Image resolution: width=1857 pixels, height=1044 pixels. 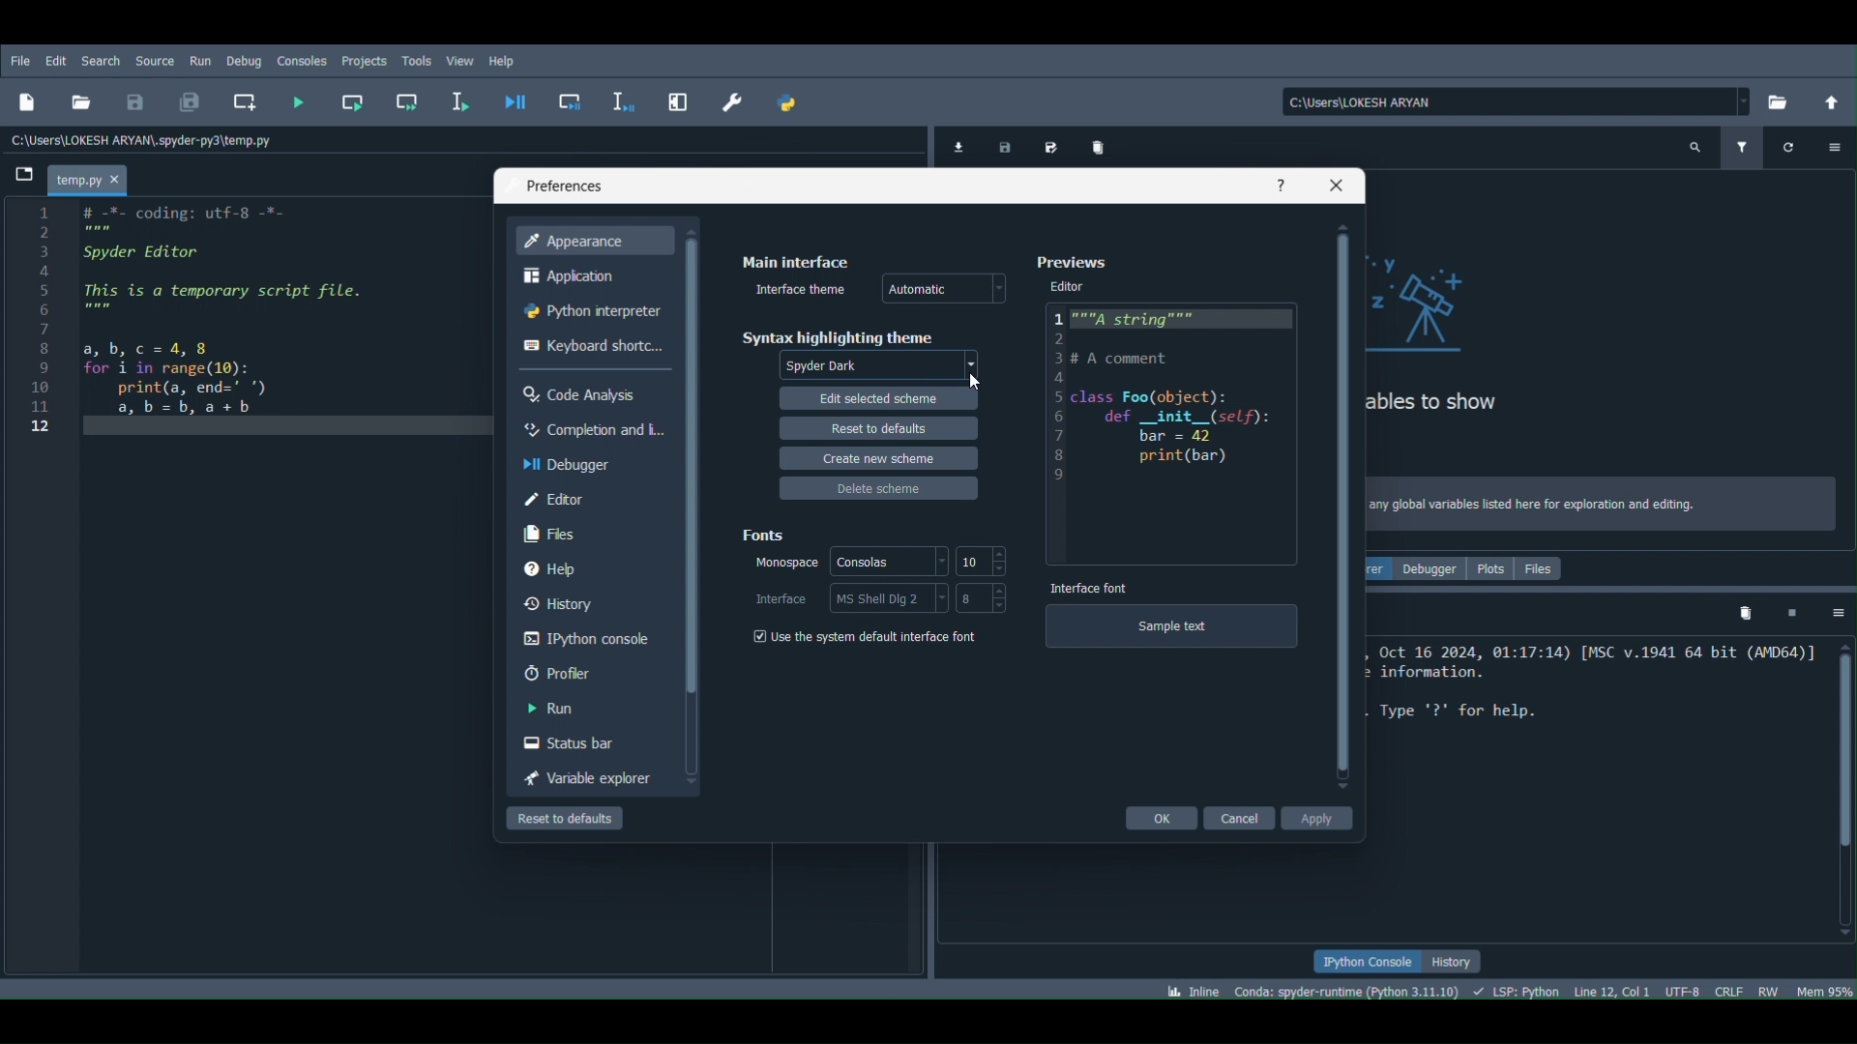 I want to click on IPython console, so click(x=597, y=638).